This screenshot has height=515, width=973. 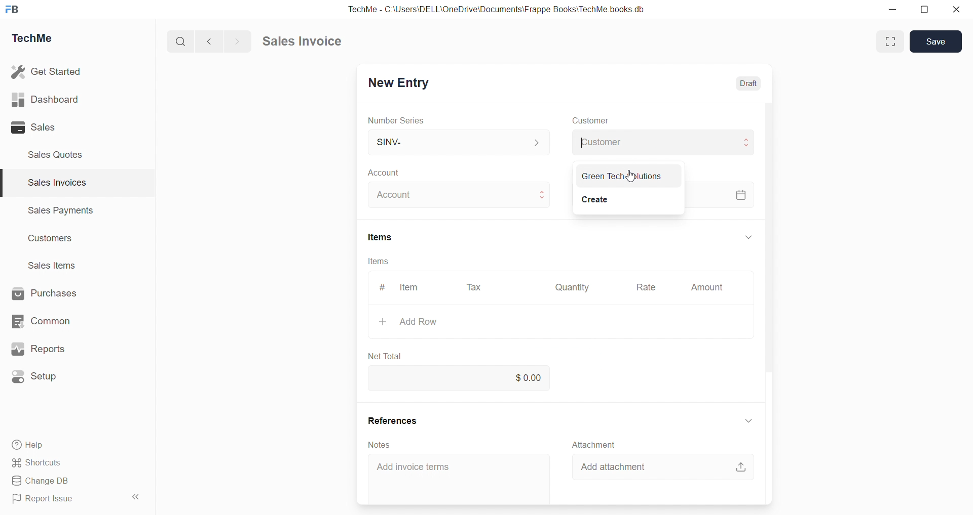 I want to click on cursor, so click(x=630, y=176).